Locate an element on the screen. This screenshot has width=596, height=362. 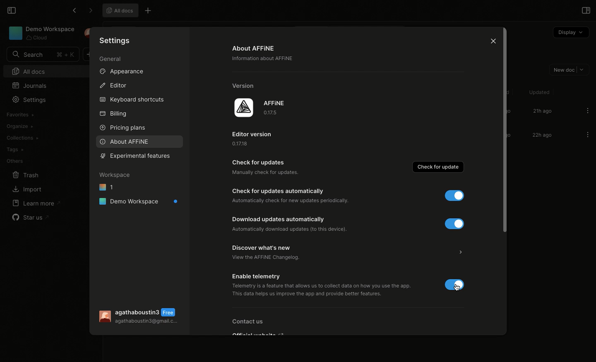
About AFFINE is located at coordinates (125, 142).